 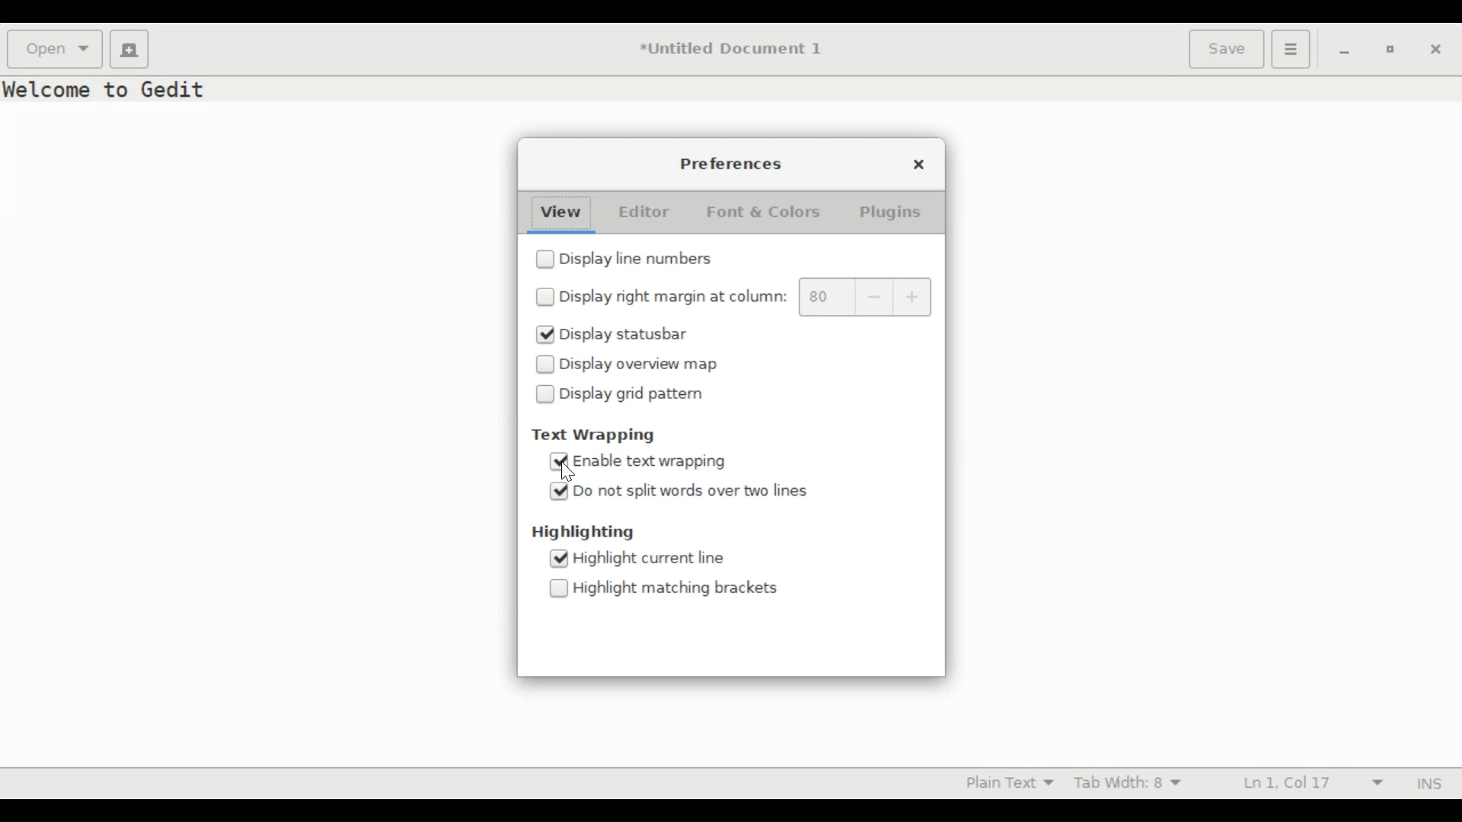 I want to click on Line & Column Preference, so click(x=1313, y=782).